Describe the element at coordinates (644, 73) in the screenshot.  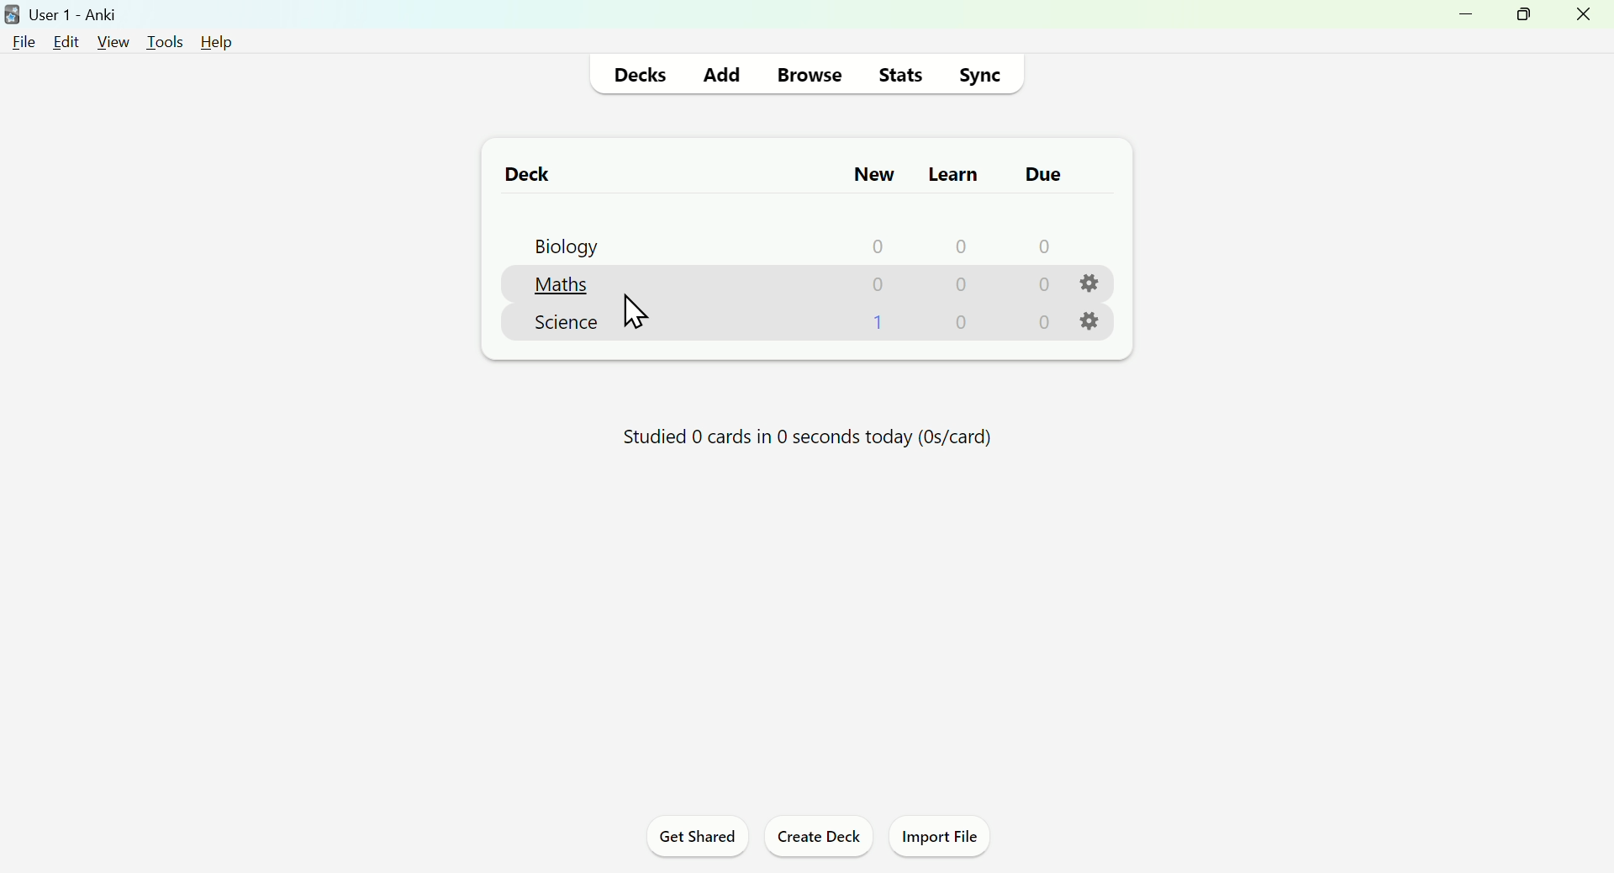
I see `Decks` at that location.